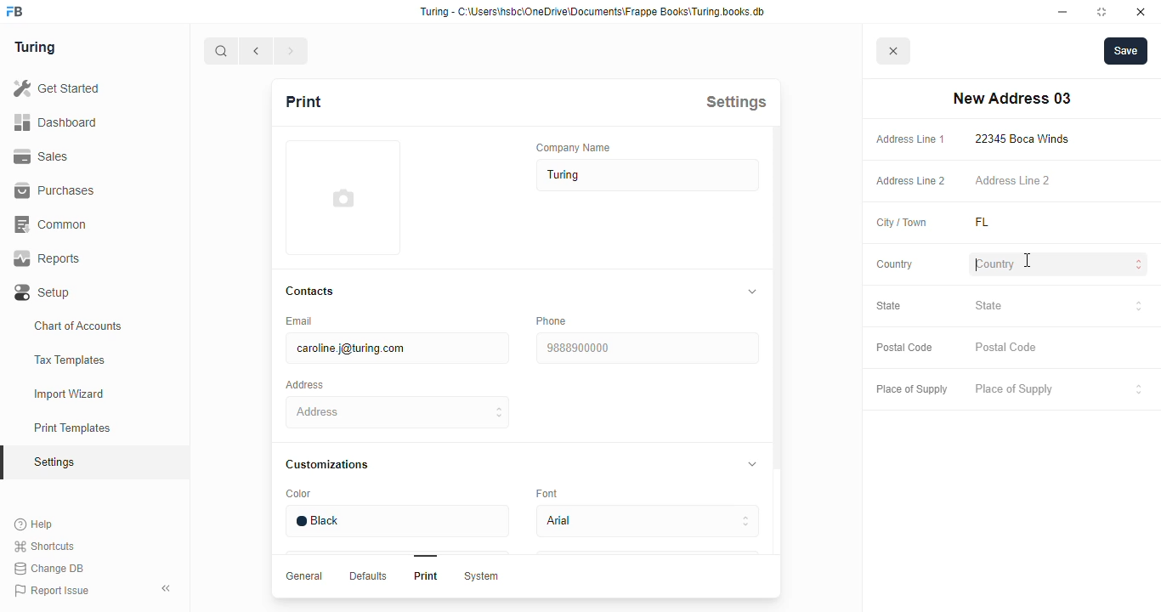  I want to click on country, so click(895, 264).